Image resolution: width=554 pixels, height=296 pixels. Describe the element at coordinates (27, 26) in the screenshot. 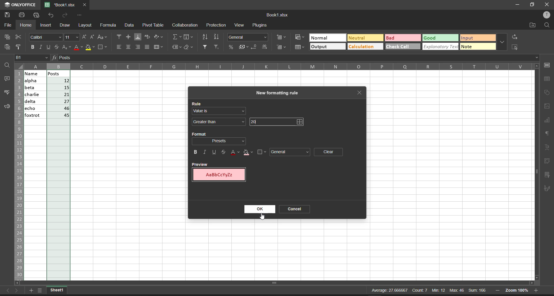

I see `home` at that location.